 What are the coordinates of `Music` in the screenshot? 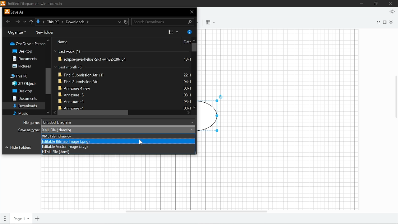 It's located at (22, 114).